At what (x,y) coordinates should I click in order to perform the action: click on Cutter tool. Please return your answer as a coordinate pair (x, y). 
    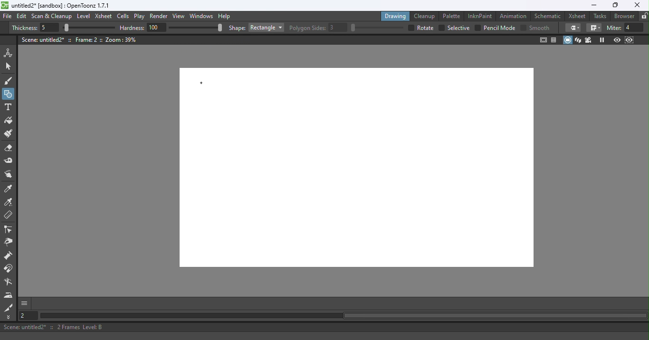
    Looking at the image, I should click on (9, 307).